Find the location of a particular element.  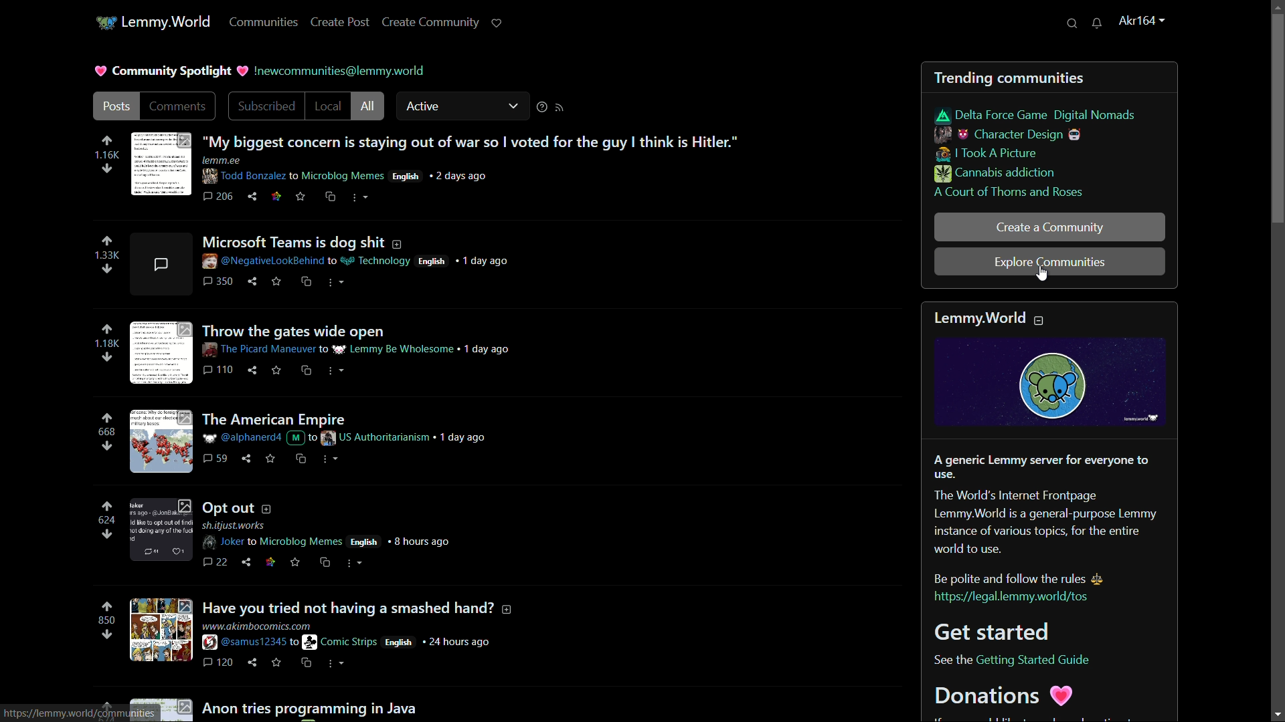

upvote is located at coordinates (106, 506).